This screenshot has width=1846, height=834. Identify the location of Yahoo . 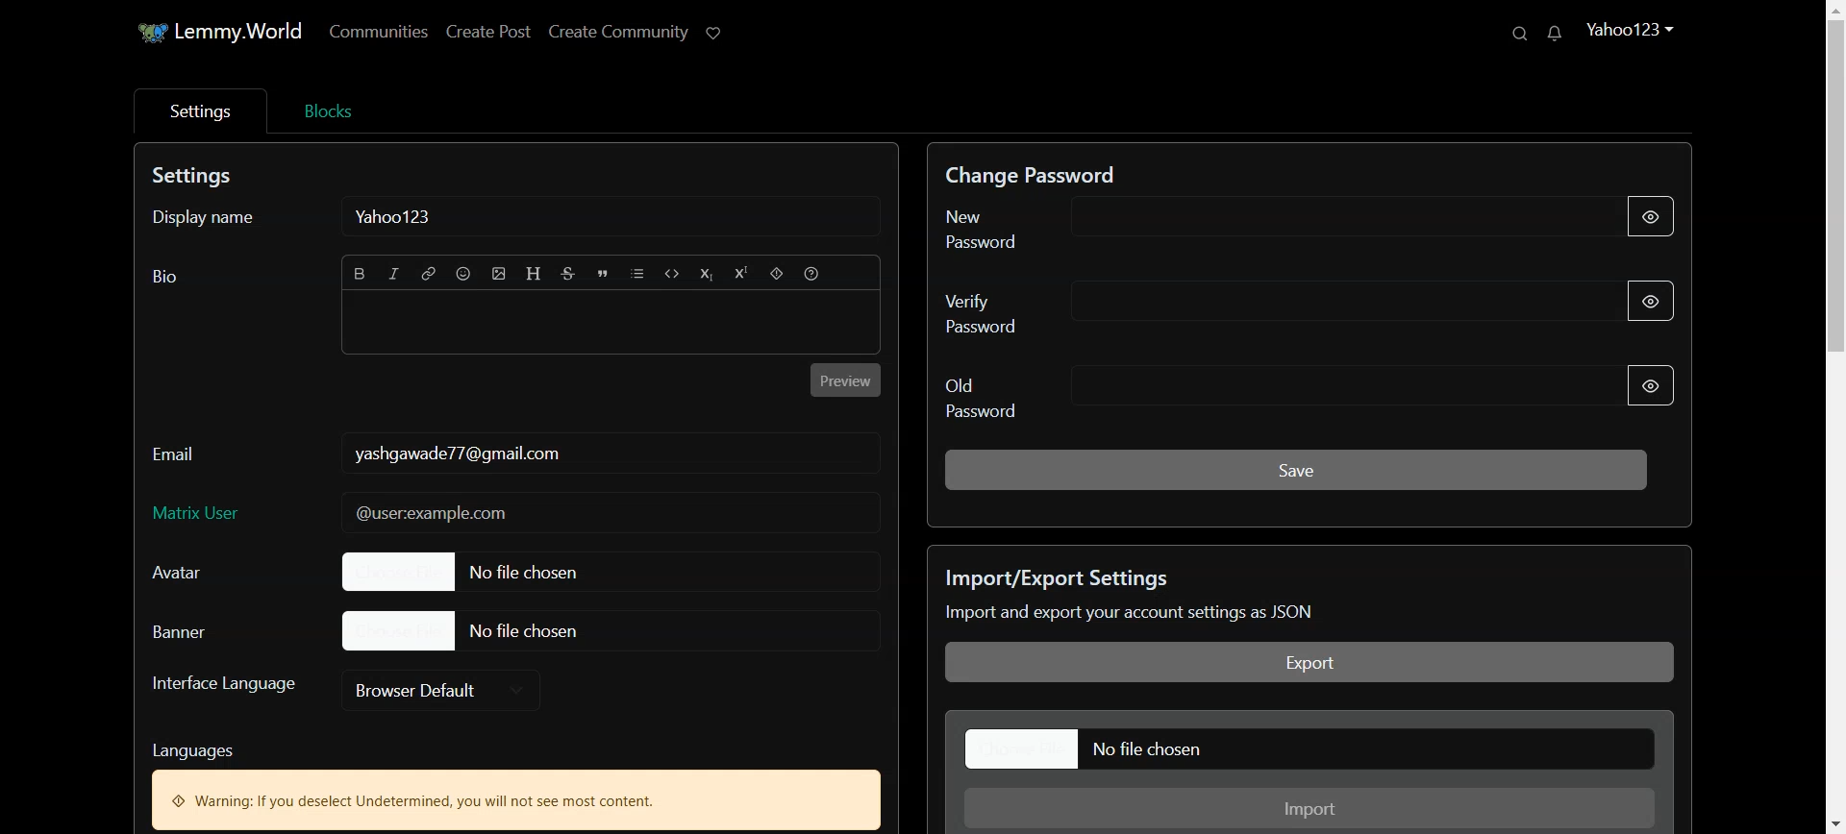
(1631, 27).